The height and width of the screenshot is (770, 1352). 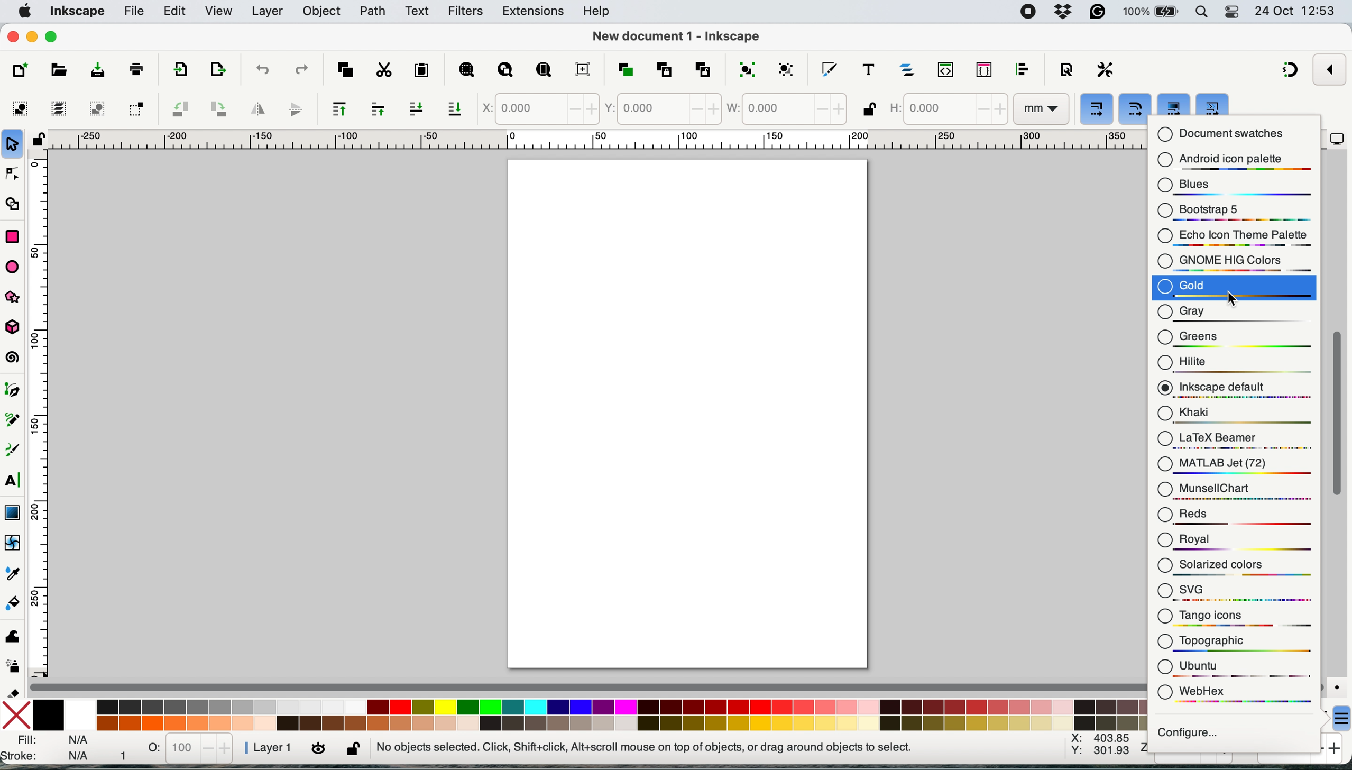 I want to click on when scaling rectangles scale the radii of rounded corners, so click(x=1135, y=109).